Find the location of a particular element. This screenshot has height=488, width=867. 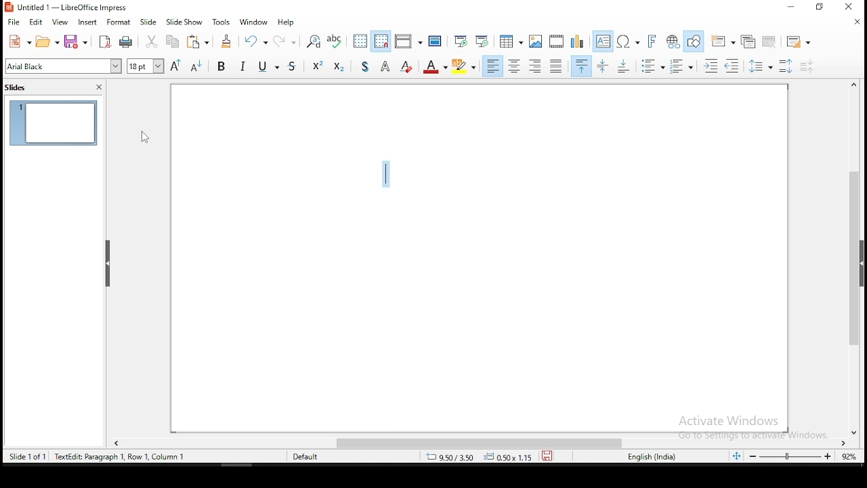

close is located at coordinates (99, 87).